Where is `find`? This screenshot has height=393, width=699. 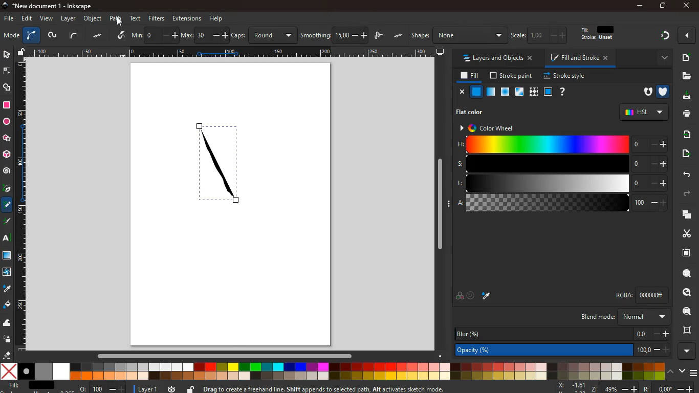
find is located at coordinates (687, 273).